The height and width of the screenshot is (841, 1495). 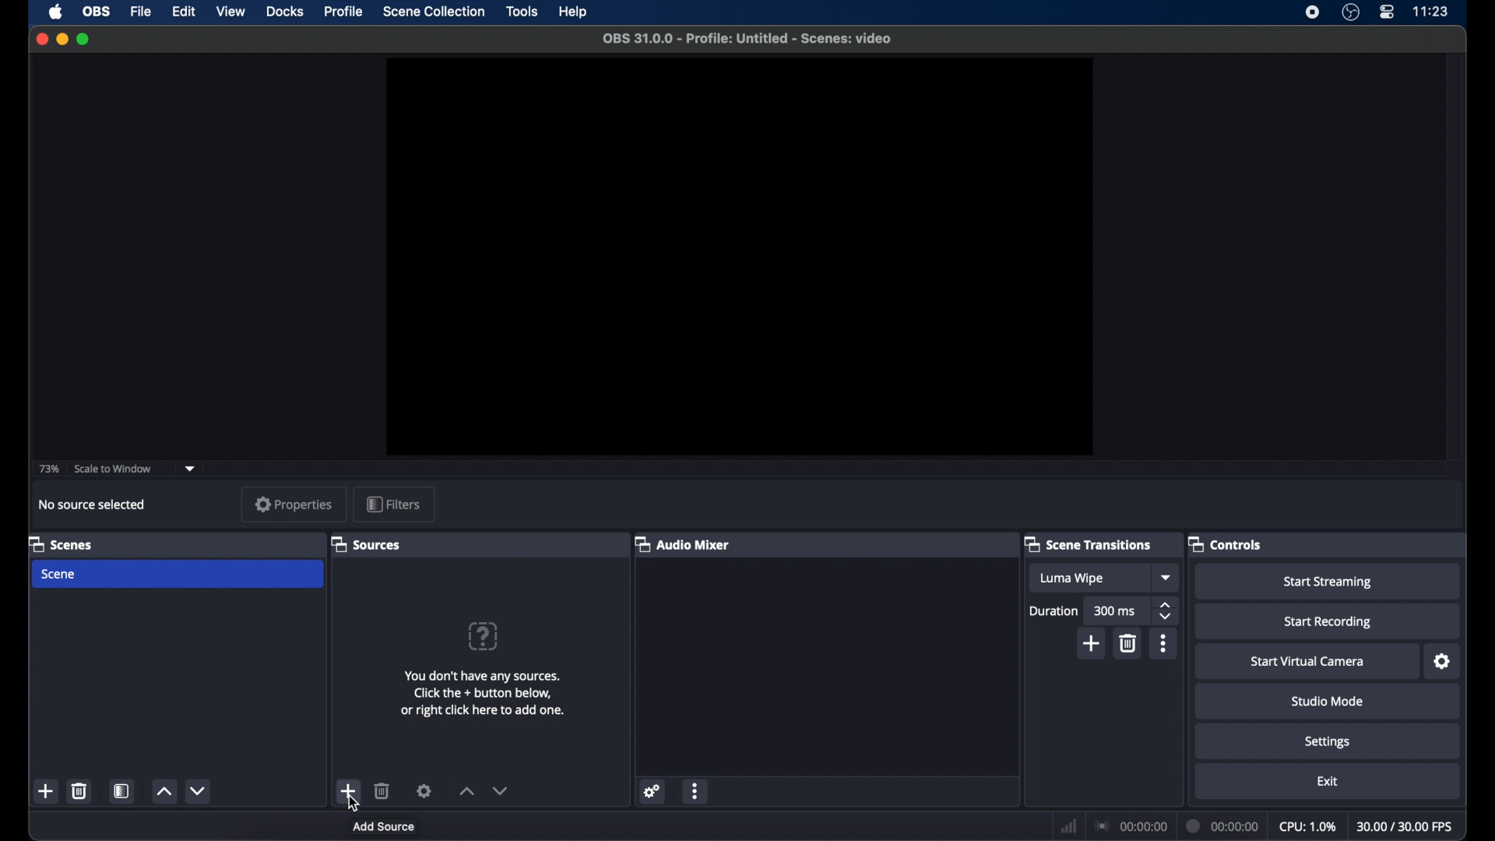 What do you see at coordinates (1308, 827) in the screenshot?
I see `cpu` at bounding box center [1308, 827].